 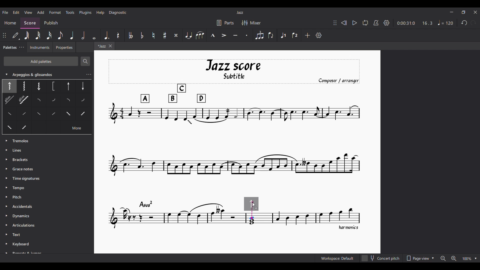 What do you see at coordinates (256, 208) in the screenshot?
I see `Indicates addition` at bounding box center [256, 208].